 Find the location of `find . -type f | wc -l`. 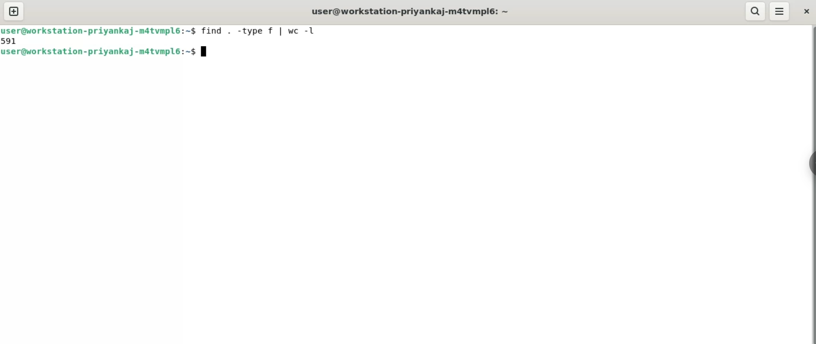

find . -type f | wc -l is located at coordinates (256, 30).